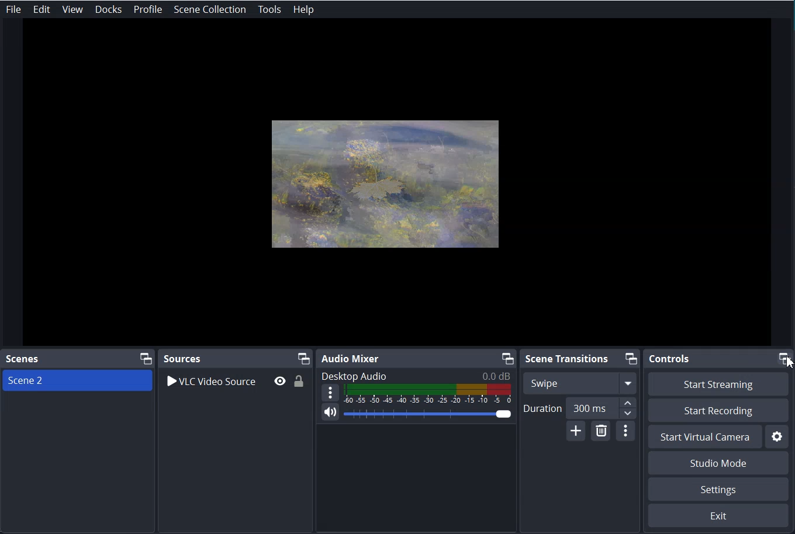  What do you see at coordinates (631, 358) in the screenshot?
I see `Maximize` at bounding box center [631, 358].